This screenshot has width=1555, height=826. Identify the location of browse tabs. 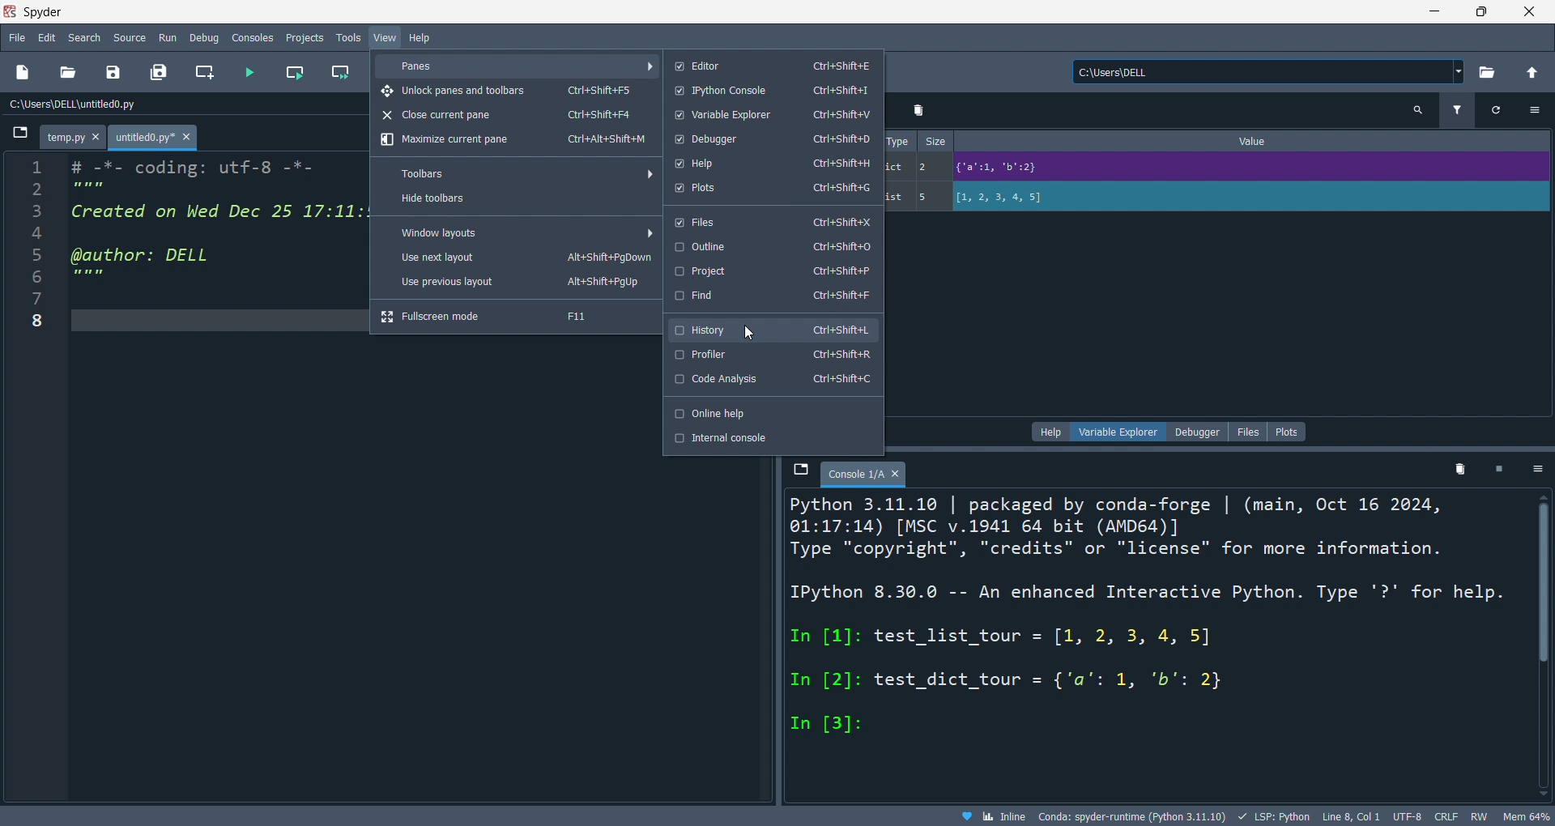
(799, 470).